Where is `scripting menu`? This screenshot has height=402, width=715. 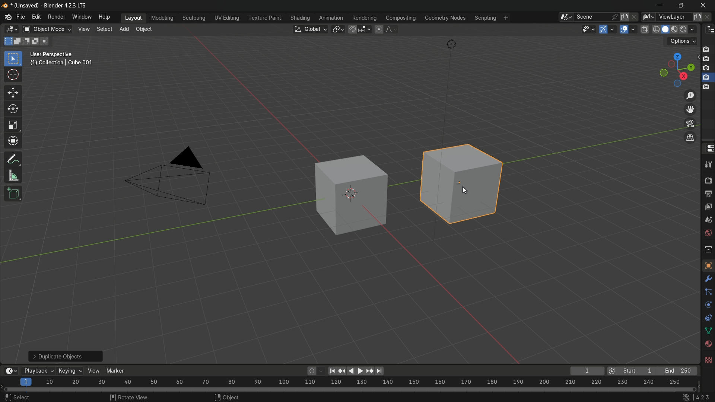 scripting menu is located at coordinates (485, 17).